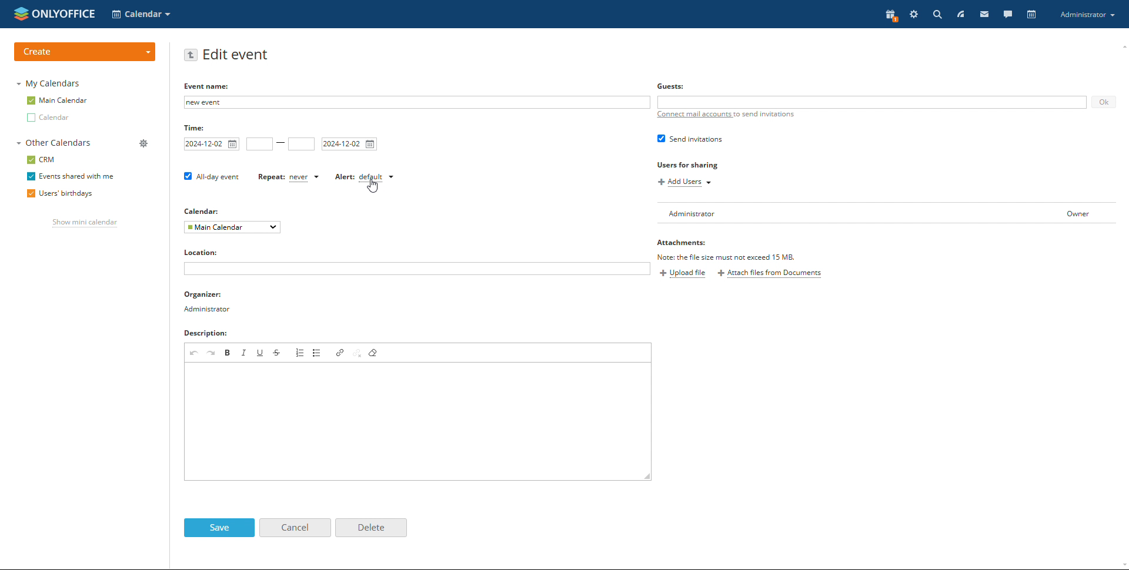 This screenshot has height=570, width=1129. What do you see at coordinates (690, 139) in the screenshot?
I see `send invitation` at bounding box center [690, 139].